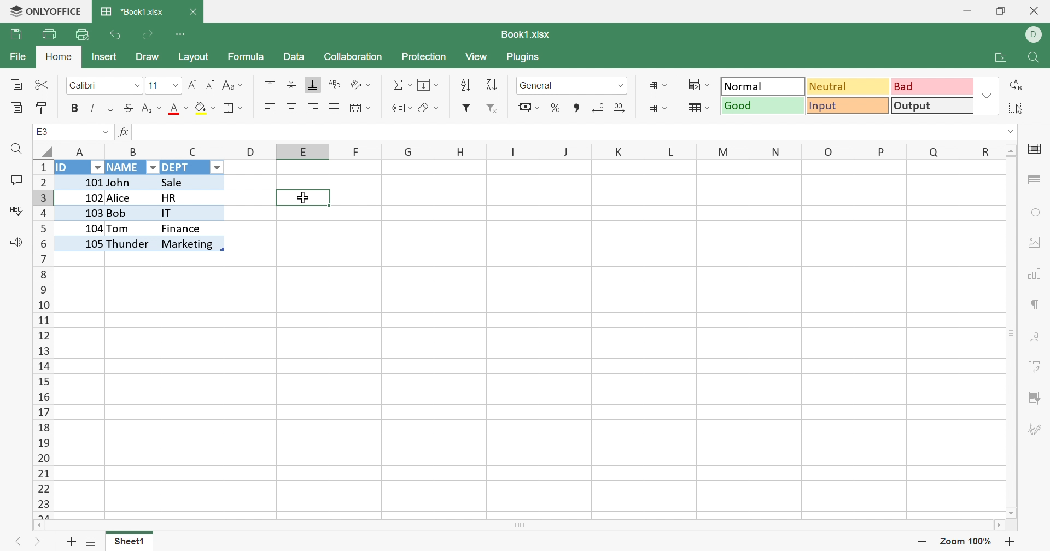 The width and height of the screenshot is (1050, 551). Describe the element at coordinates (38, 525) in the screenshot. I see `Scroll Left` at that location.